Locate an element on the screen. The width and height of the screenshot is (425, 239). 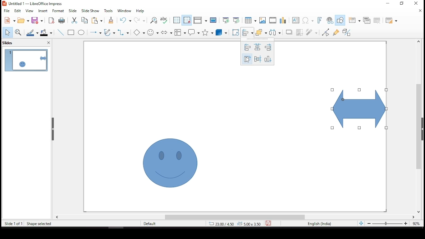
insert is located at coordinates (43, 11).